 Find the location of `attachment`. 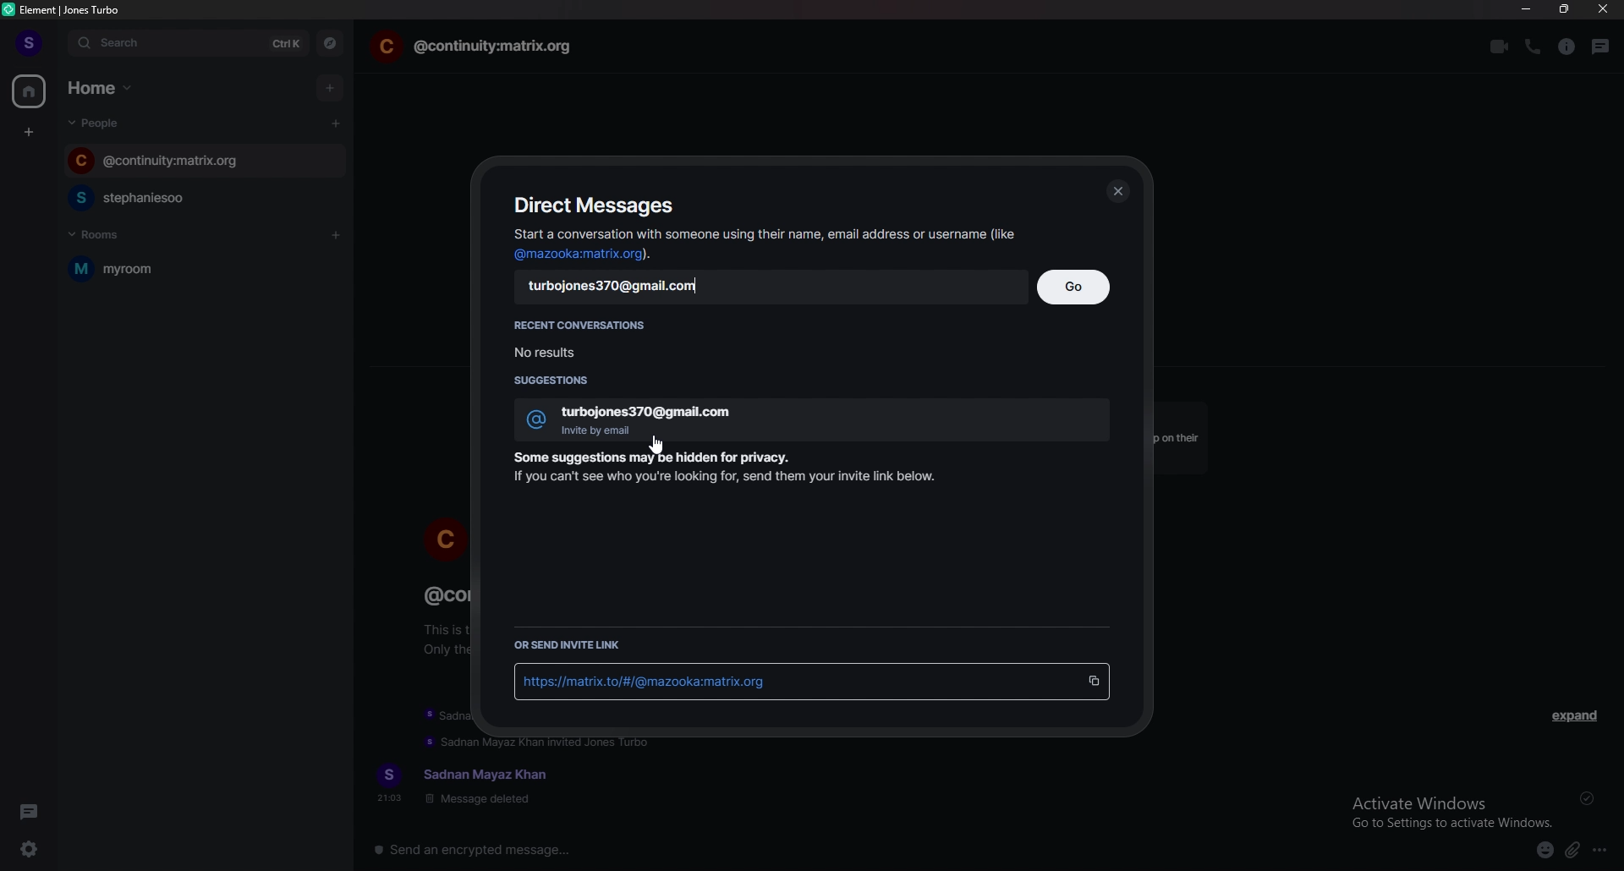

attachment is located at coordinates (1572, 851).